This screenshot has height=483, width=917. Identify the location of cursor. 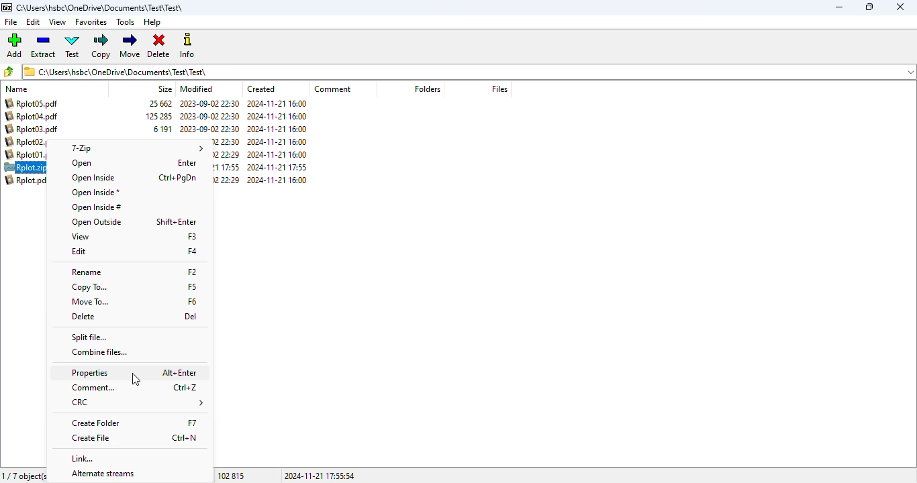
(136, 380).